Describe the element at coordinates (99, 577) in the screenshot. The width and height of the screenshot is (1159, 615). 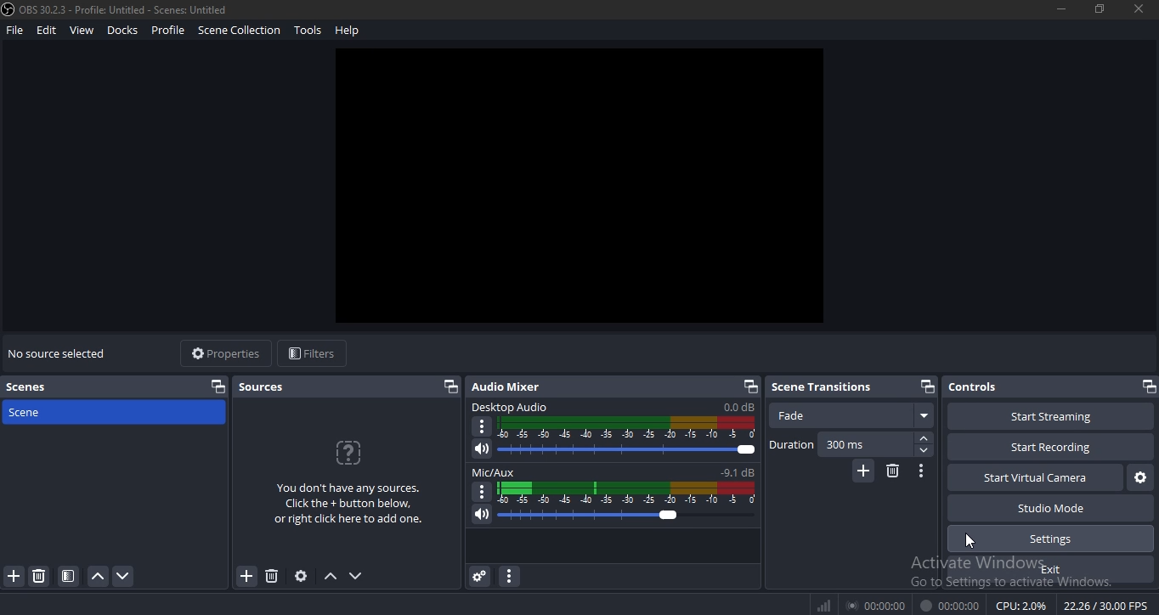
I see `move scene up ` at that location.